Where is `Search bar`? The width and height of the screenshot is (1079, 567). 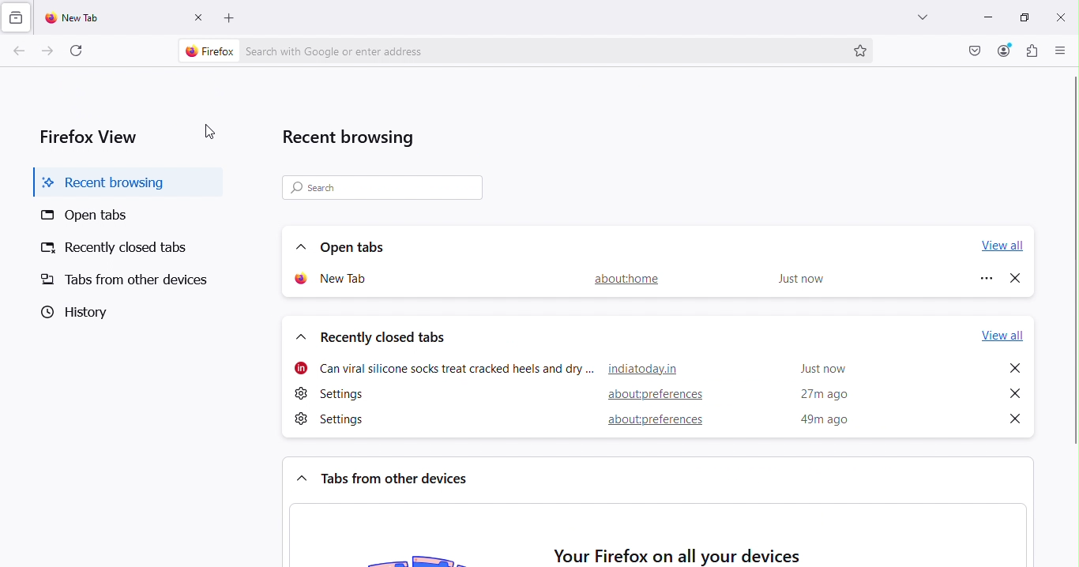 Search bar is located at coordinates (383, 188).